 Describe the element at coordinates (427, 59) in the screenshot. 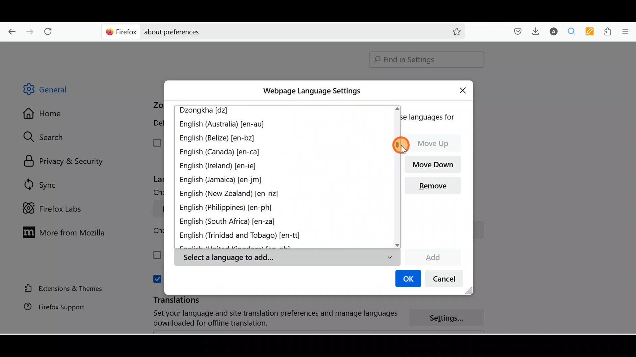

I see `Find in Settings` at that location.